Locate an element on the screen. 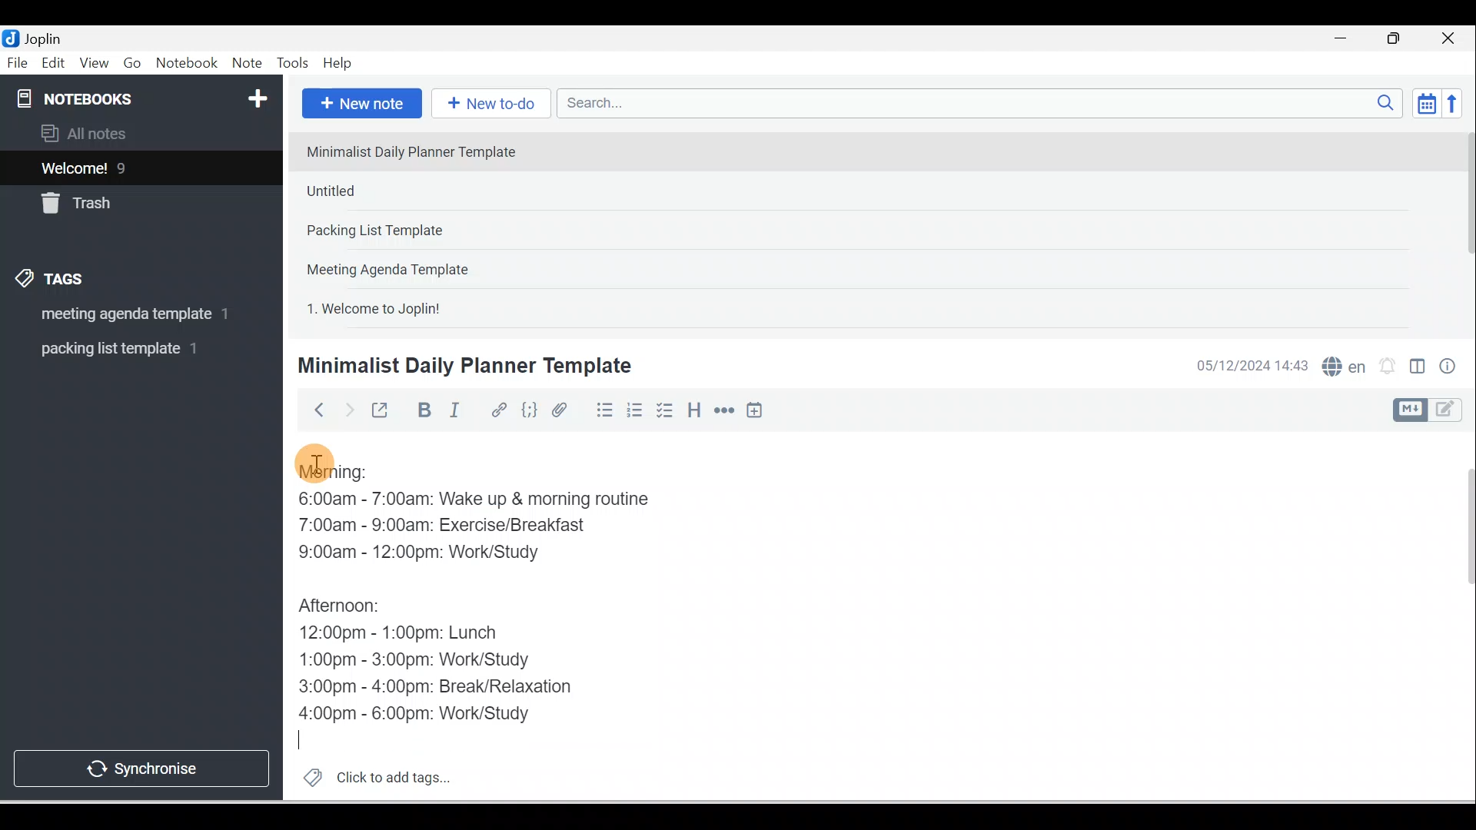 This screenshot has height=830, width=1476. Morning: is located at coordinates (350, 476).